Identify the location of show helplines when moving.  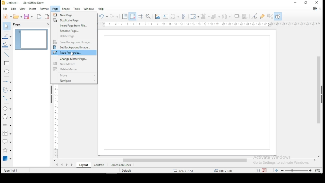
(141, 16).